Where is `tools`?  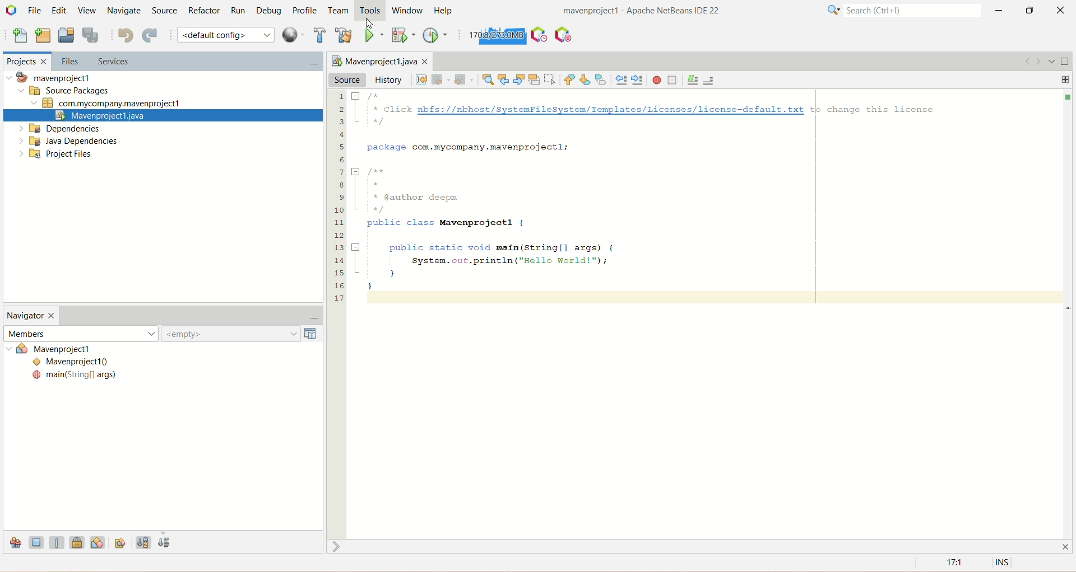 tools is located at coordinates (371, 11).